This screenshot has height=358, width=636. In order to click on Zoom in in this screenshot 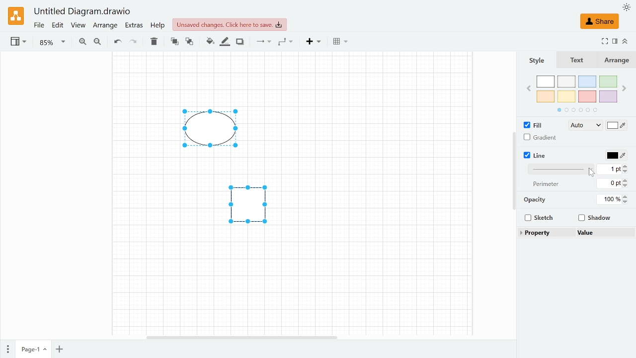, I will do `click(82, 42)`.